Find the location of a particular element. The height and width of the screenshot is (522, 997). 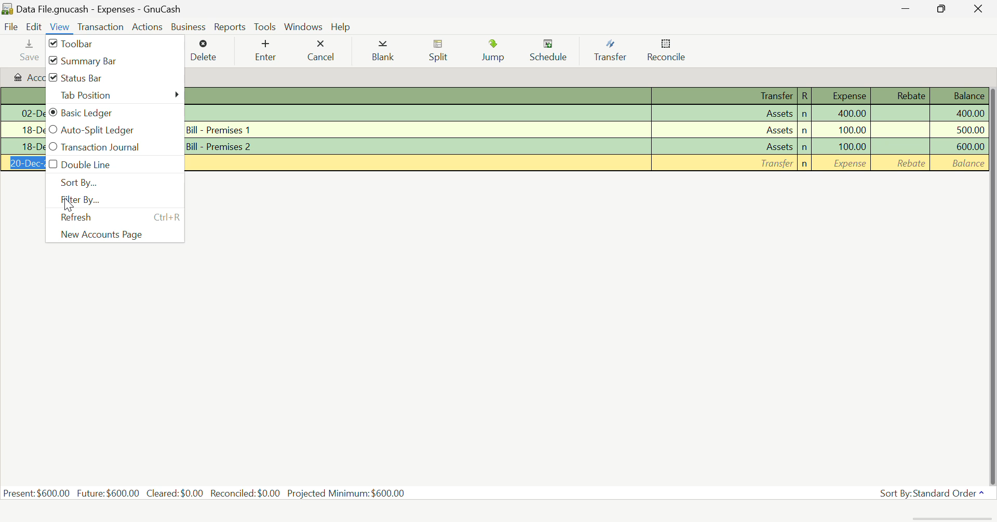

Description is located at coordinates (417, 95).